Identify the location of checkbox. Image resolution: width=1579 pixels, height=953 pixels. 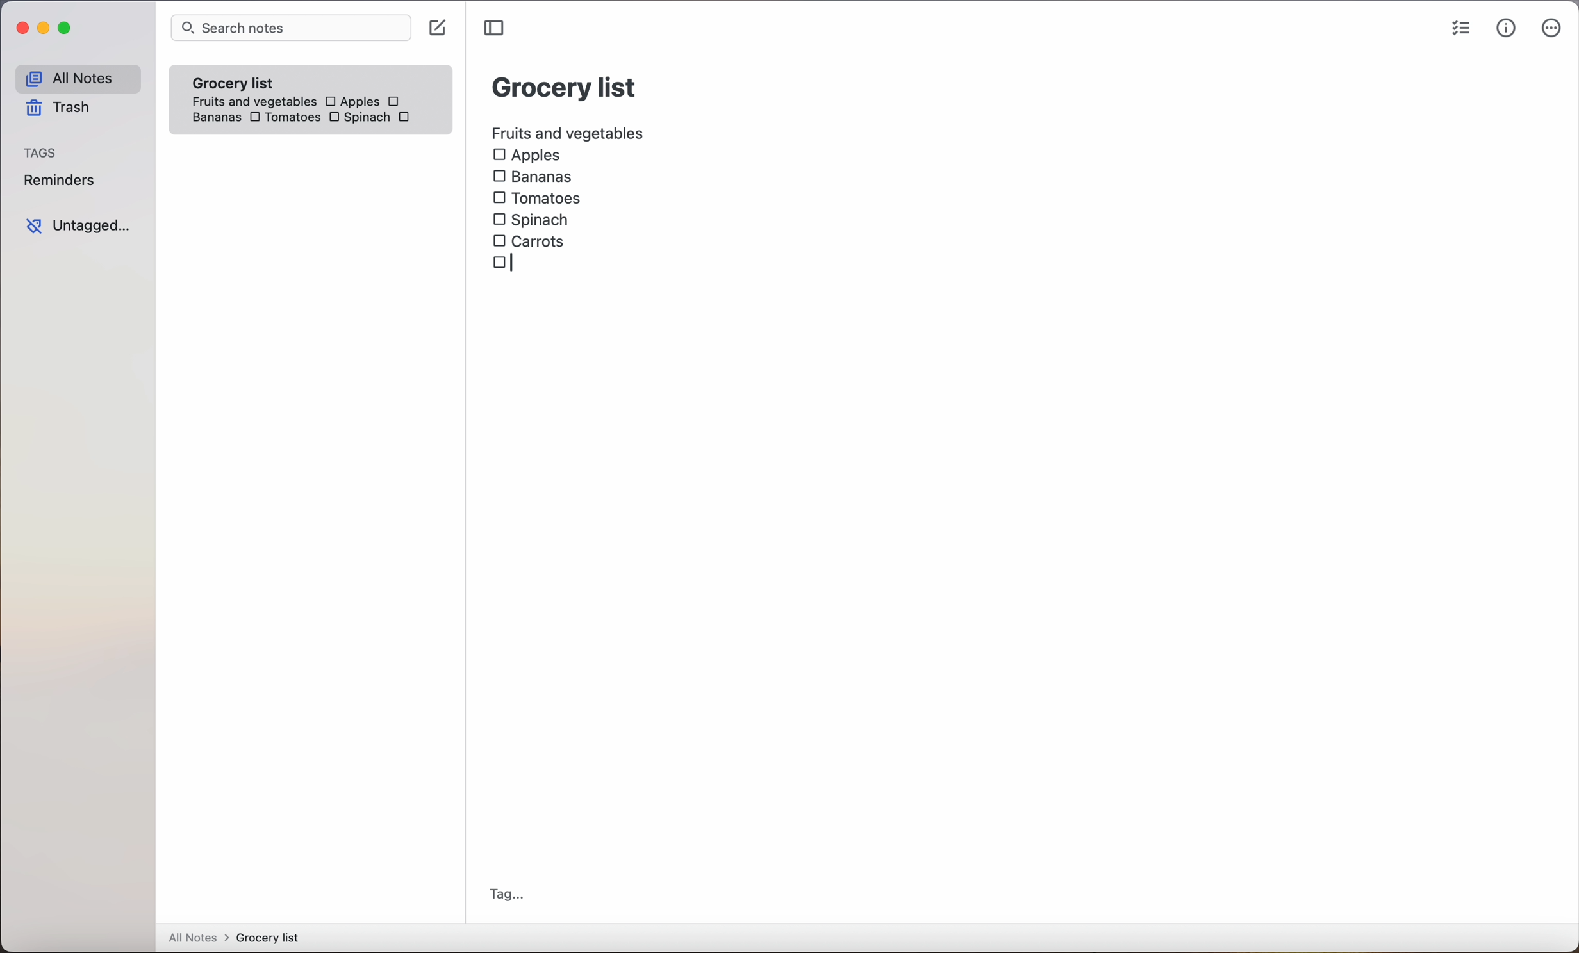
(501, 263).